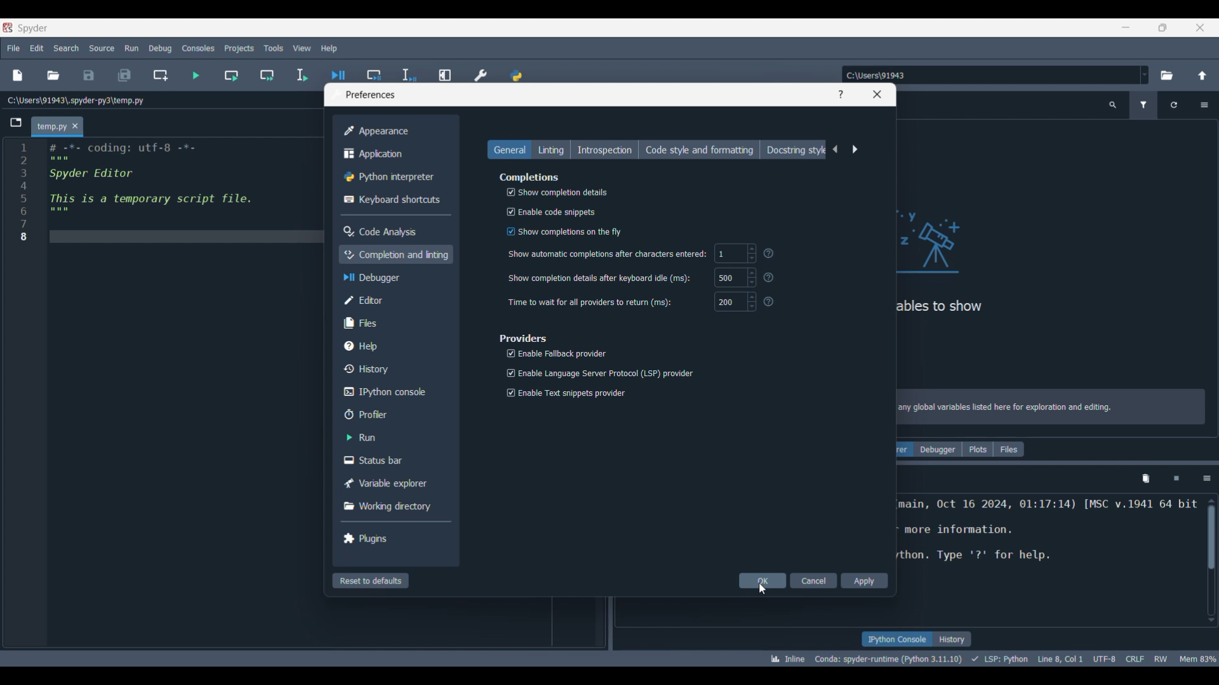 This screenshot has height=685, width=1219. What do you see at coordinates (392, 538) in the screenshot?
I see `Plugins` at bounding box center [392, 538].